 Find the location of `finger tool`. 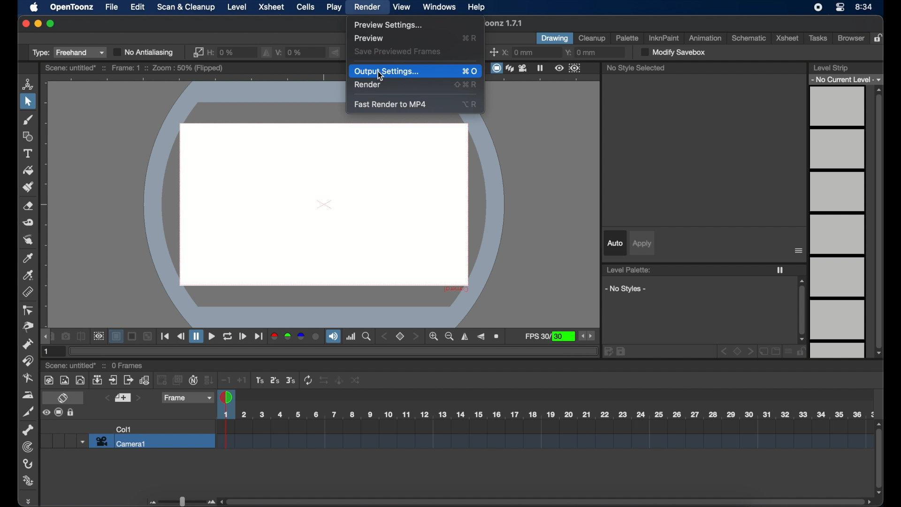

finger tool is located at coordinates (28, 240).